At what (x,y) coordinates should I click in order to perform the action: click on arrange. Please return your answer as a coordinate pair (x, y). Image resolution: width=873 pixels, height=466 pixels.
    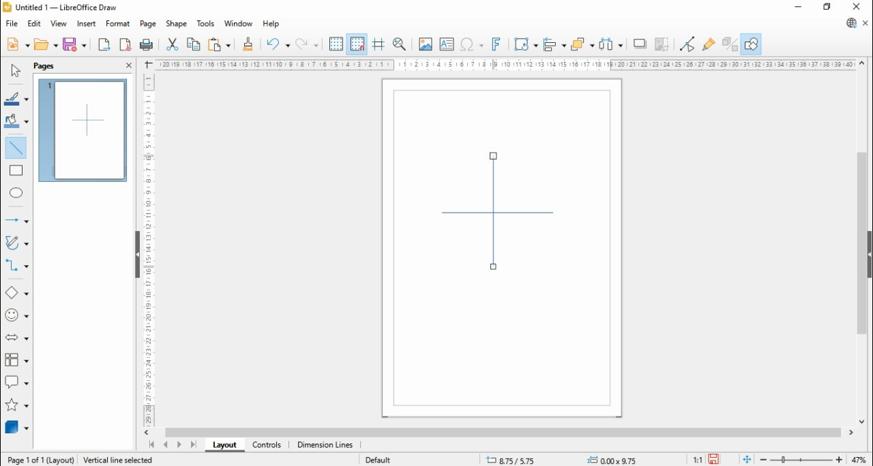
    Looking at the image, I should click on (584, 43).